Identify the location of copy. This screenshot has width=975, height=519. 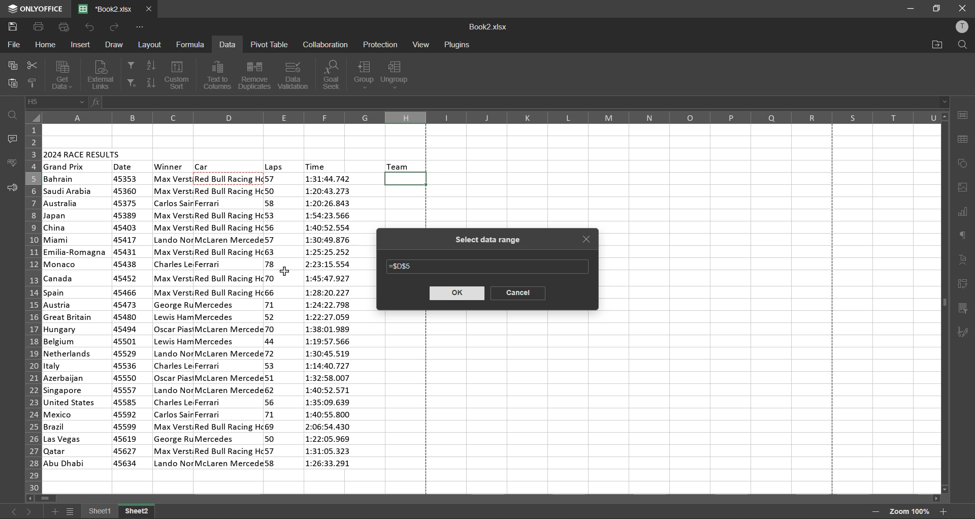
(11, 67).